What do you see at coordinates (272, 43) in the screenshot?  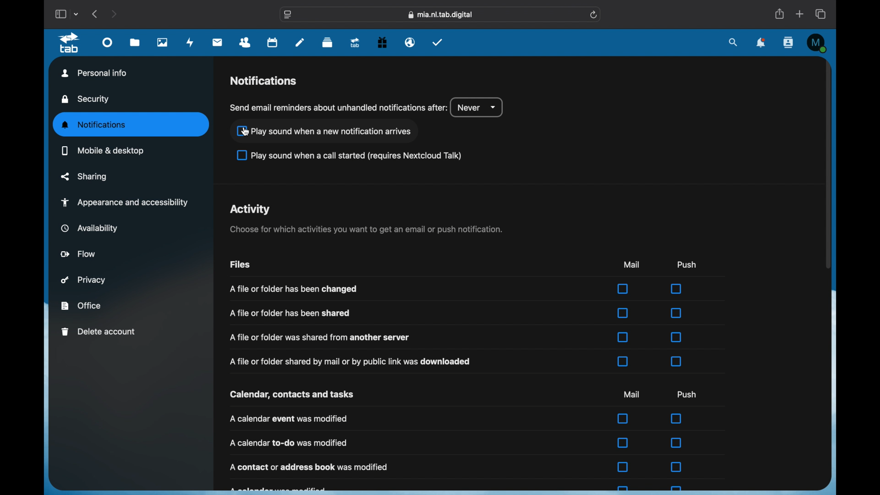 I see `calendar` at bounding box center [272, 43].